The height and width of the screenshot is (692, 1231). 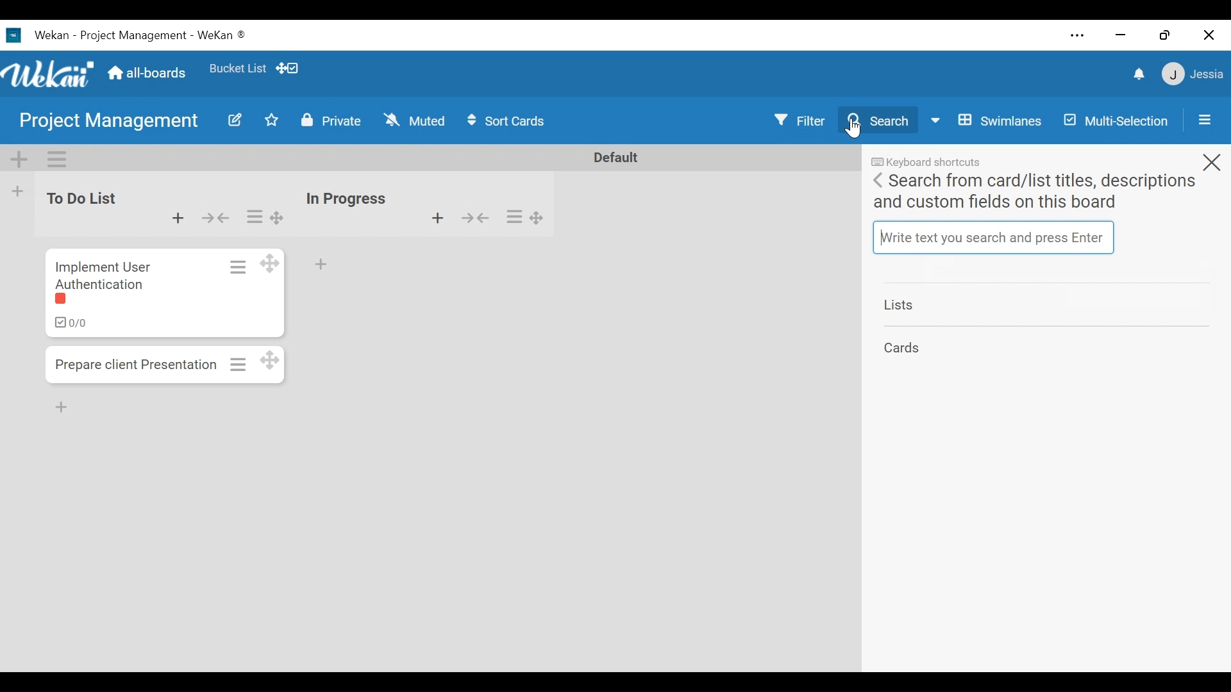 I want to click on Card, so click(x=903, y=346).